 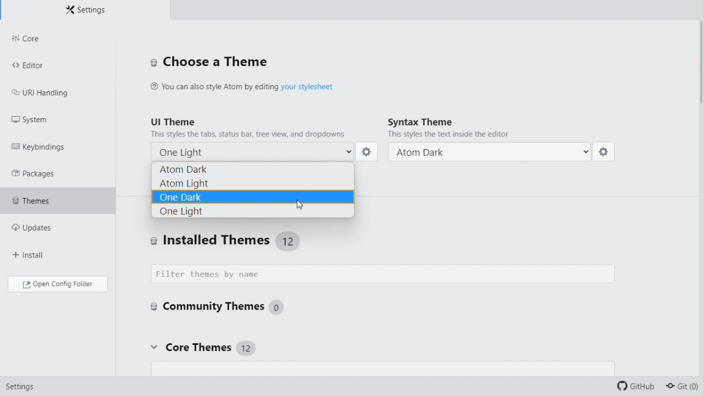 What do you see at coordinates (253, 197) in the screenshot?
I see `One dark` at bounding box center [253, 197].